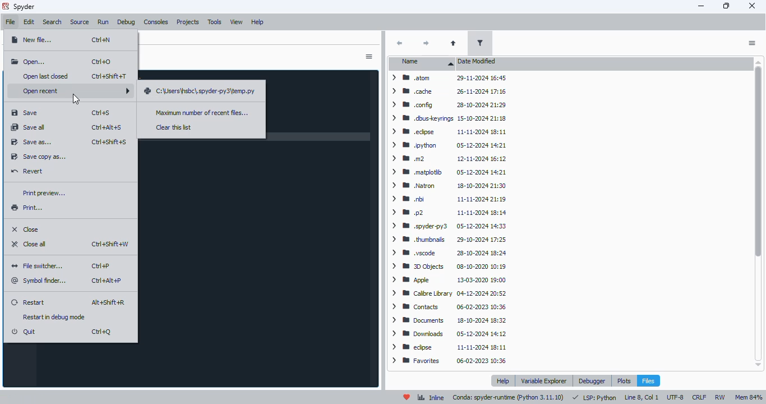  What do you see at coordinates (29, 22) in the screenshot?
I see `edit` at bounding box center [29, 22].